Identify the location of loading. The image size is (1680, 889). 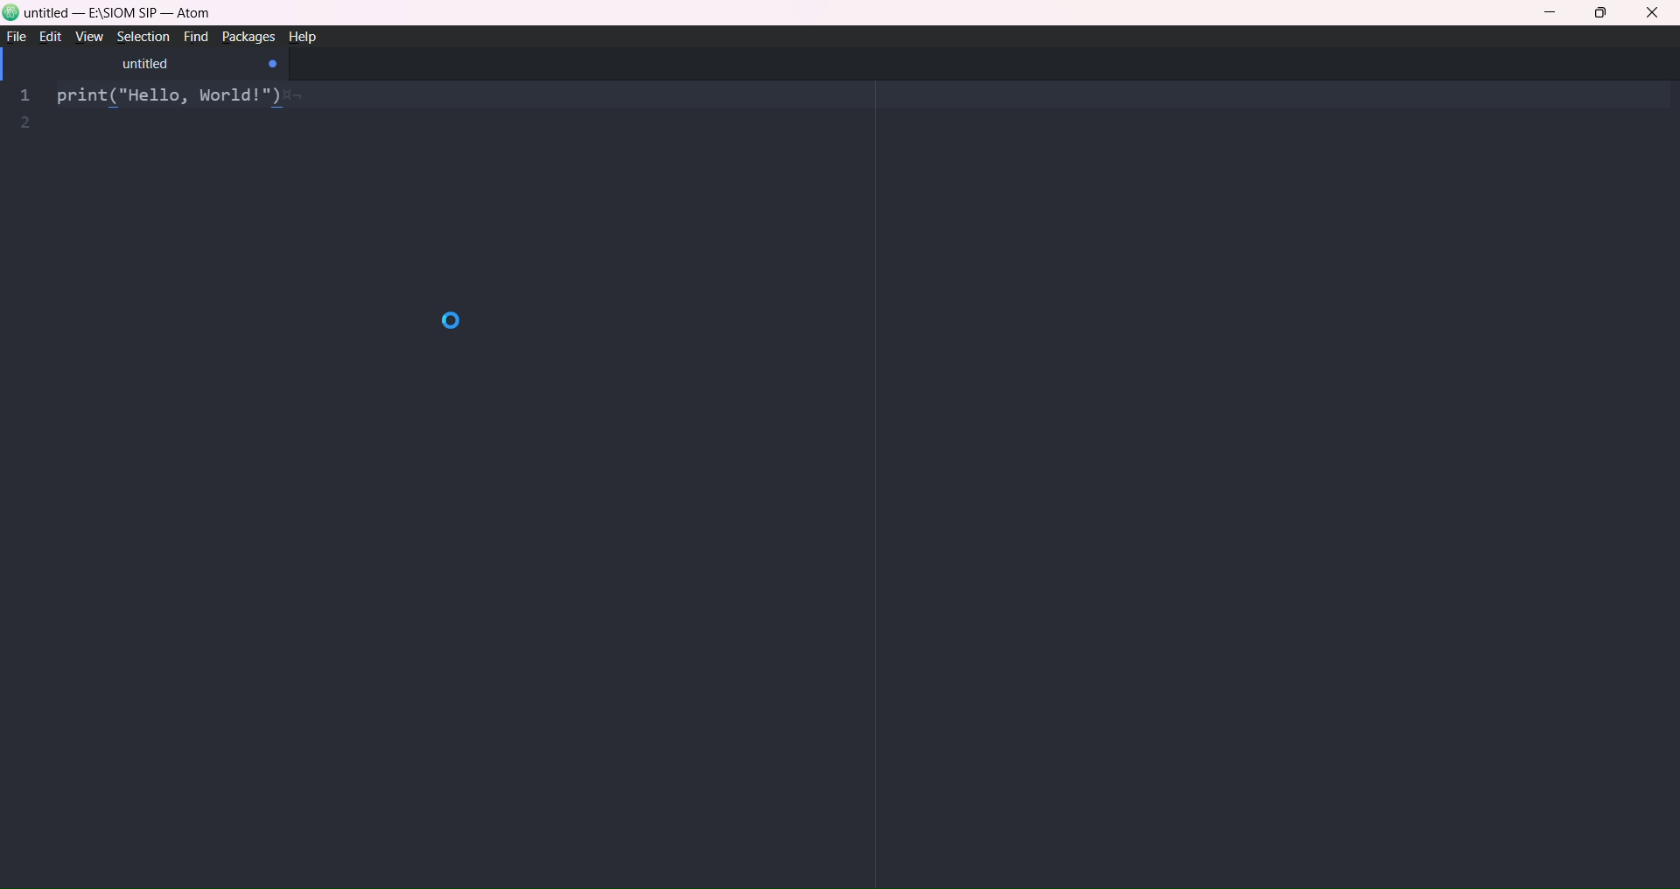
(448, 323).